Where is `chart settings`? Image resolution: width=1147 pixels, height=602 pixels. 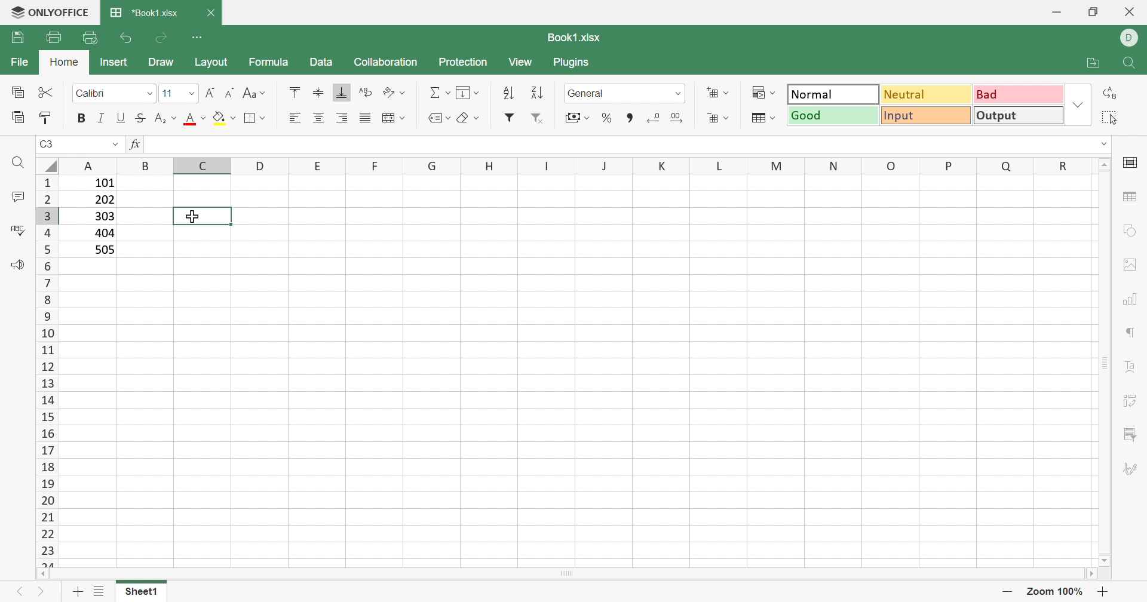
chart settings is located at coordinates (1134, 300).